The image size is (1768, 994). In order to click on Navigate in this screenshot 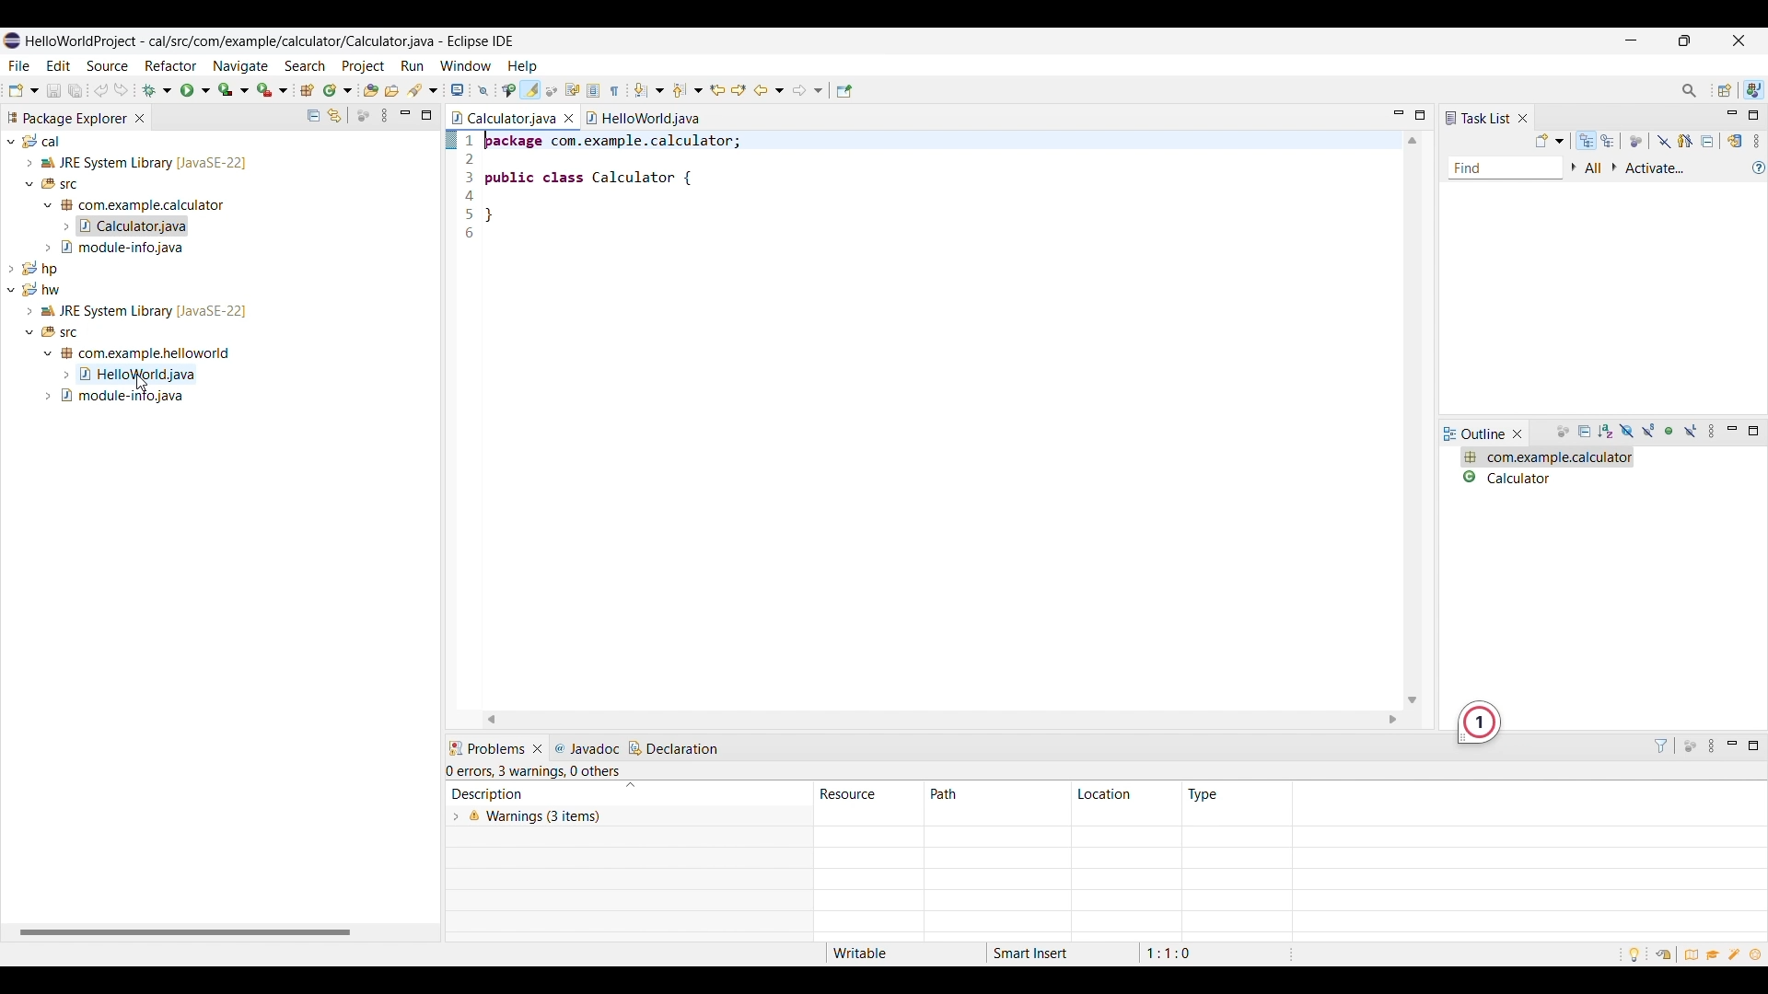, I will do `click(241, 66)`.